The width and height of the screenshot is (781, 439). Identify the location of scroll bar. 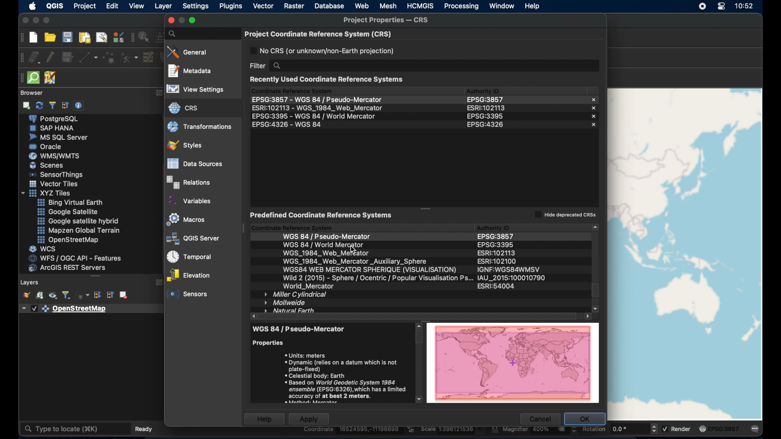
(421, 317).